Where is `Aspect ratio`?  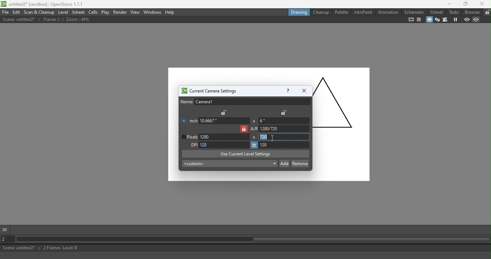
Aspect ratio is located at coordinates (280, 129).